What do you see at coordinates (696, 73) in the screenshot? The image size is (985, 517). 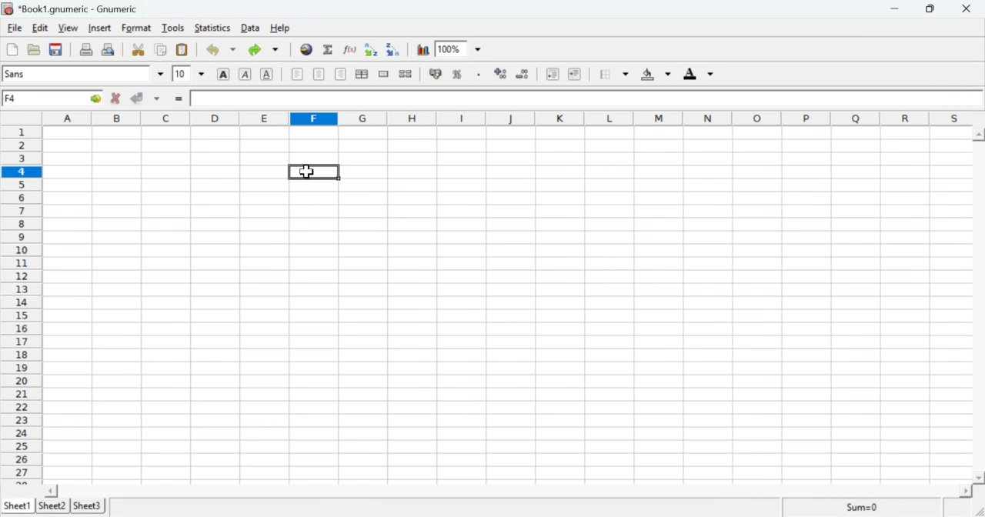 I see `Foreground` at bounding box center [696, 73].